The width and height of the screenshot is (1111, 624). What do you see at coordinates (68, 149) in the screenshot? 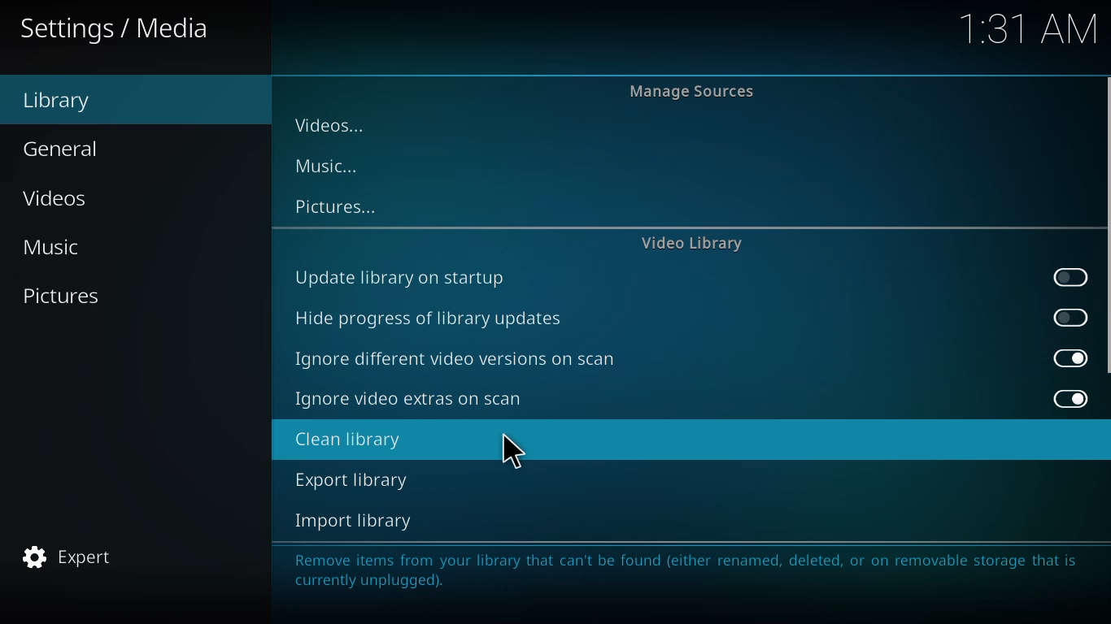
I see `General` at bounding box center [68, 149].